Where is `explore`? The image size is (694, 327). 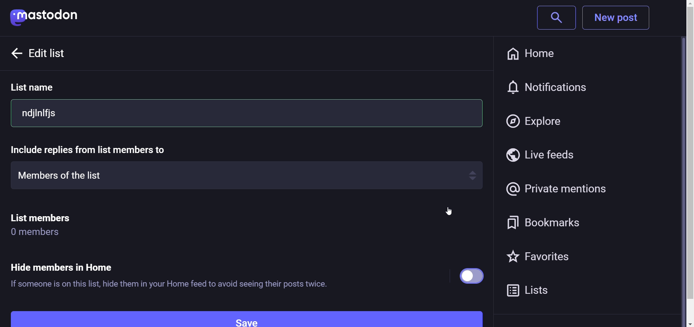
explore is located at coordinates (536, 119).